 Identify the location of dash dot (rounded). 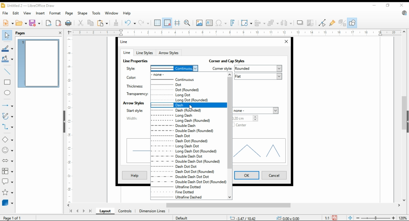
(184, 141).